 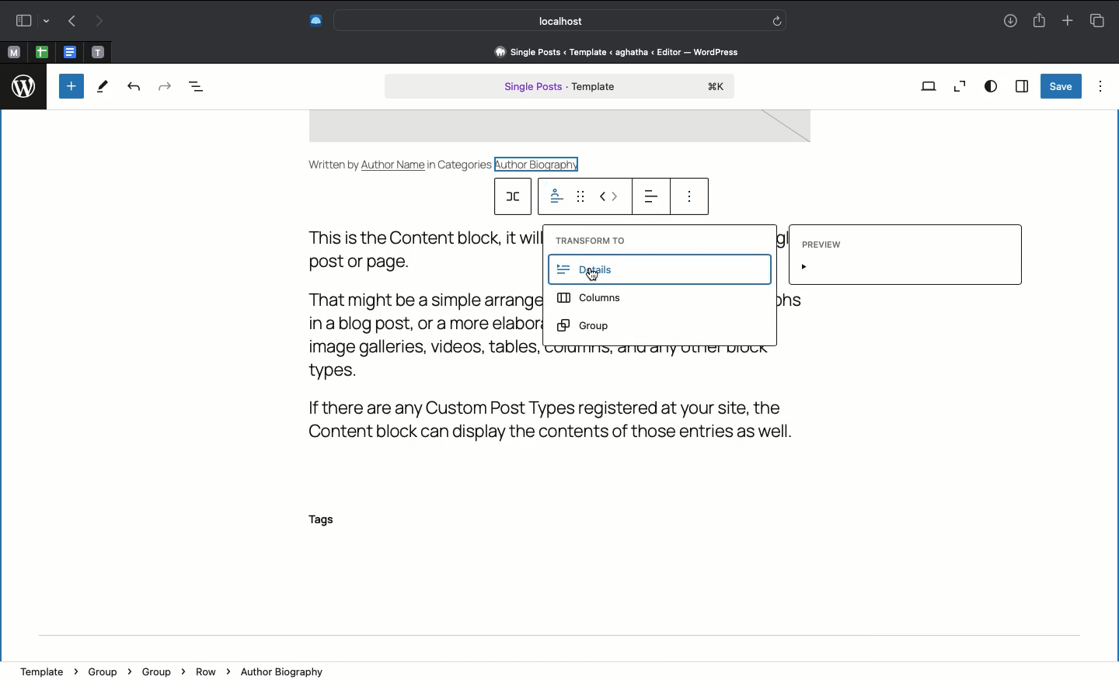 What do you see at coordinates (664, 270) in the screenshot?
I see `Details` at bounding box center [664, 270].